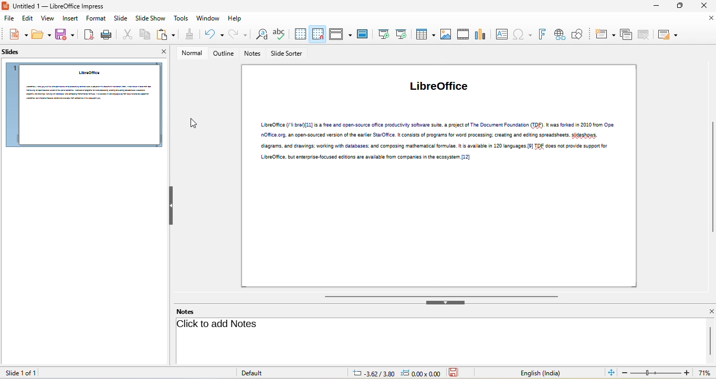 This screenshot has height=379, width=716. Describe the element at coordinates (437, 124) in the screenshot. I see `LibreOffice (li braV)[11] is a free and open-source office productivity software suite, a project of The Document Foundation (TDF). It was forked in 2010 from Ope` at that location.